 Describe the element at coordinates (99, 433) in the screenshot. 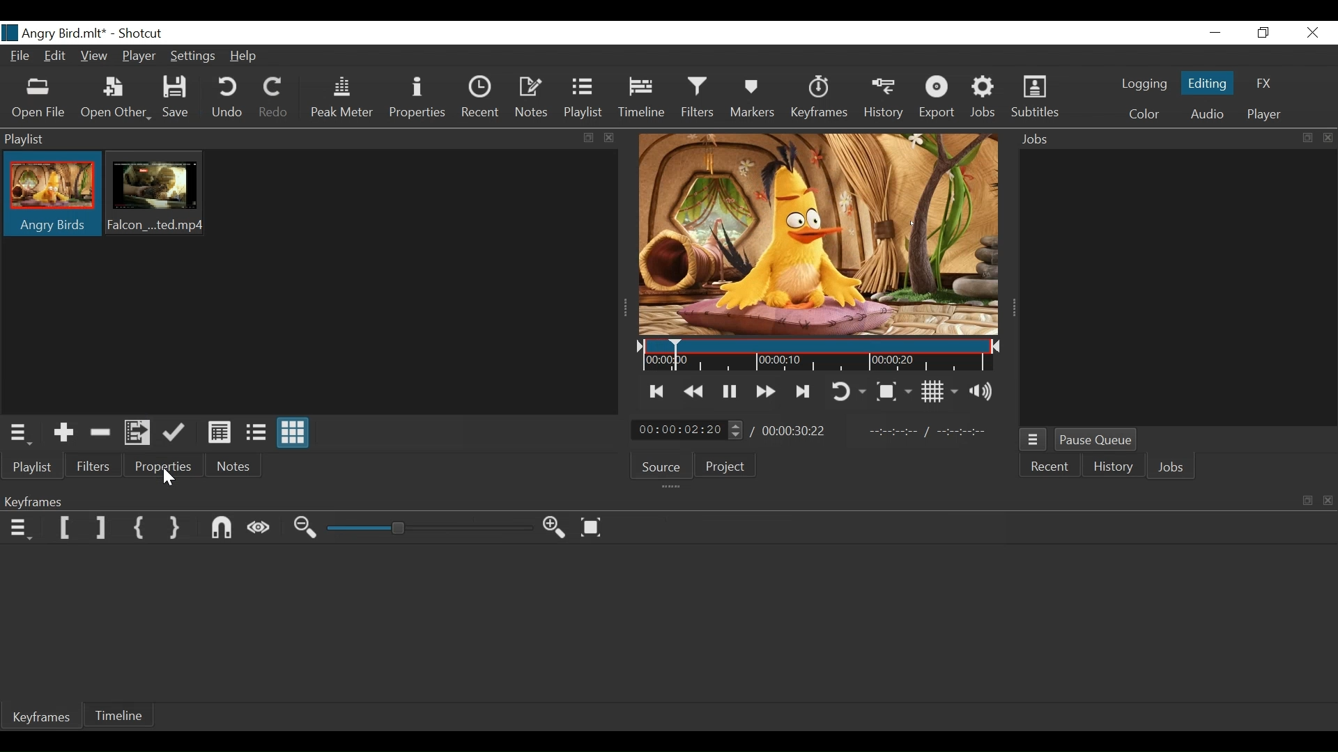

I see `Remove cut` at that location.